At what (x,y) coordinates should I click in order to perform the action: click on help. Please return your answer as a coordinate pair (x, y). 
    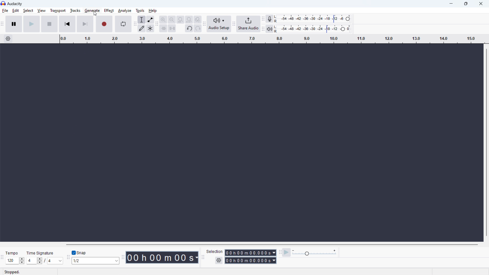
    Looking at the image, I should click on (153, 11).